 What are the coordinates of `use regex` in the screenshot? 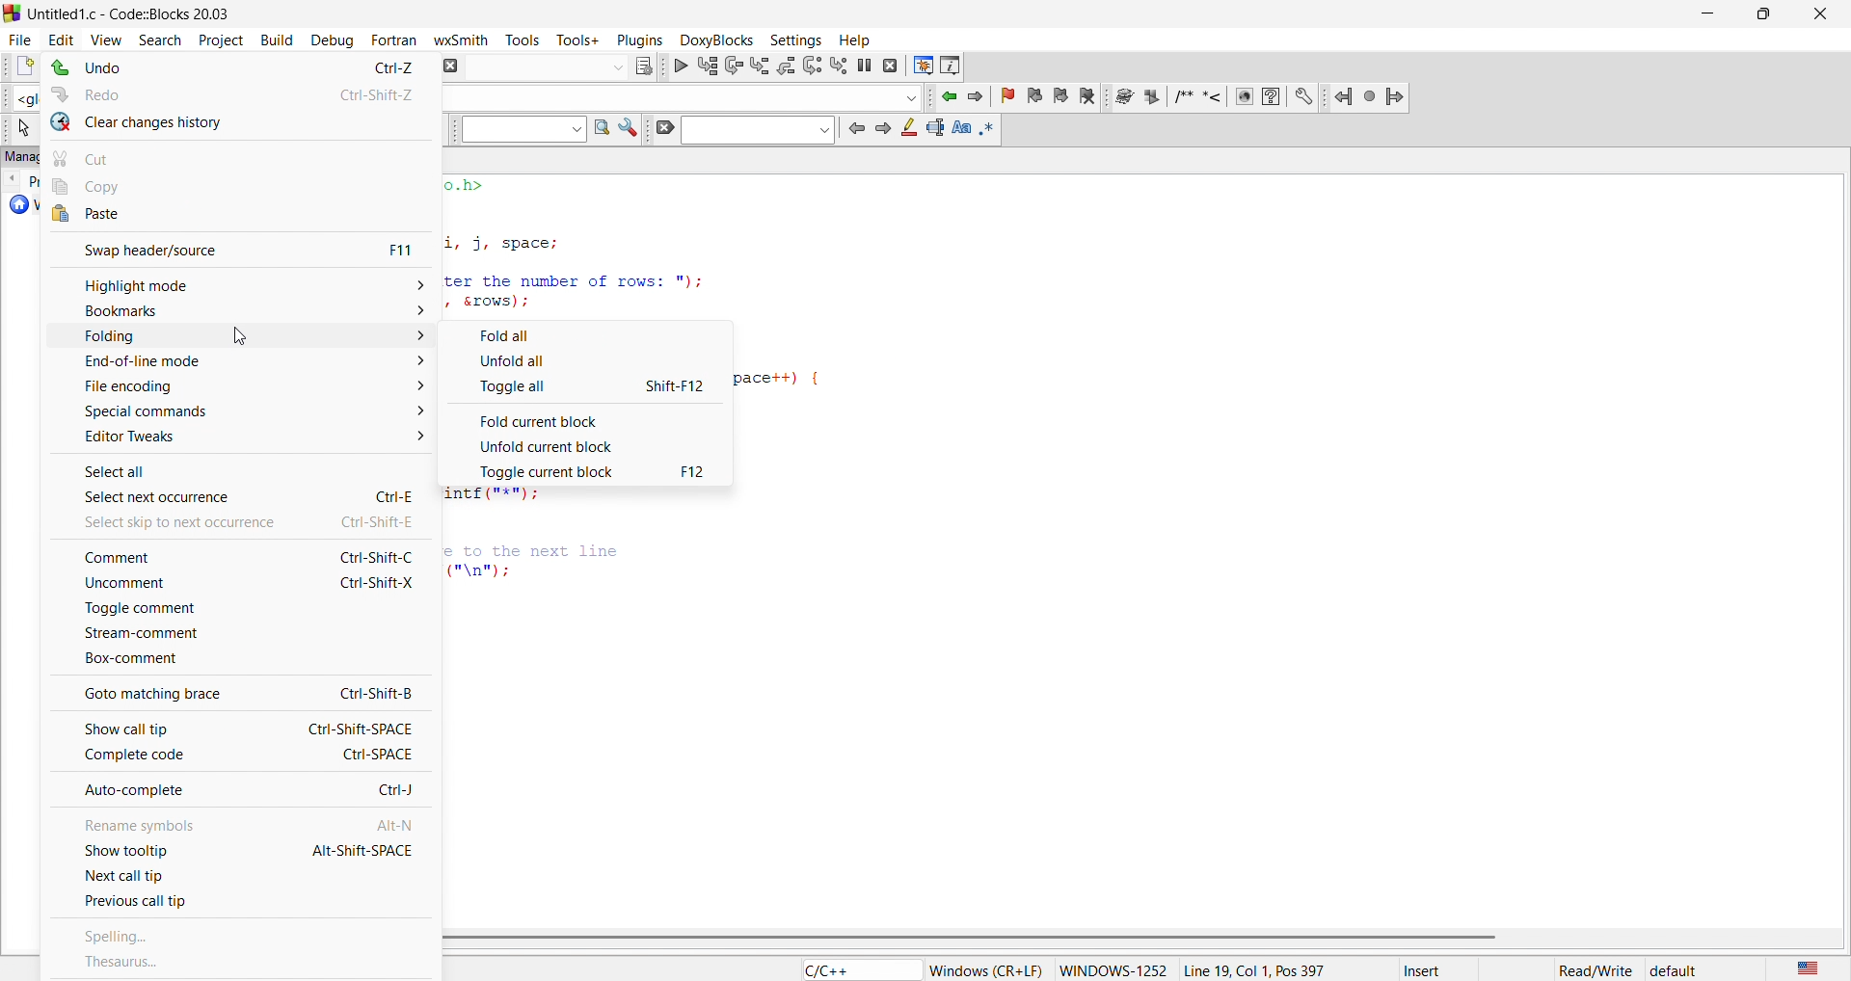 It's located at (989, 127).